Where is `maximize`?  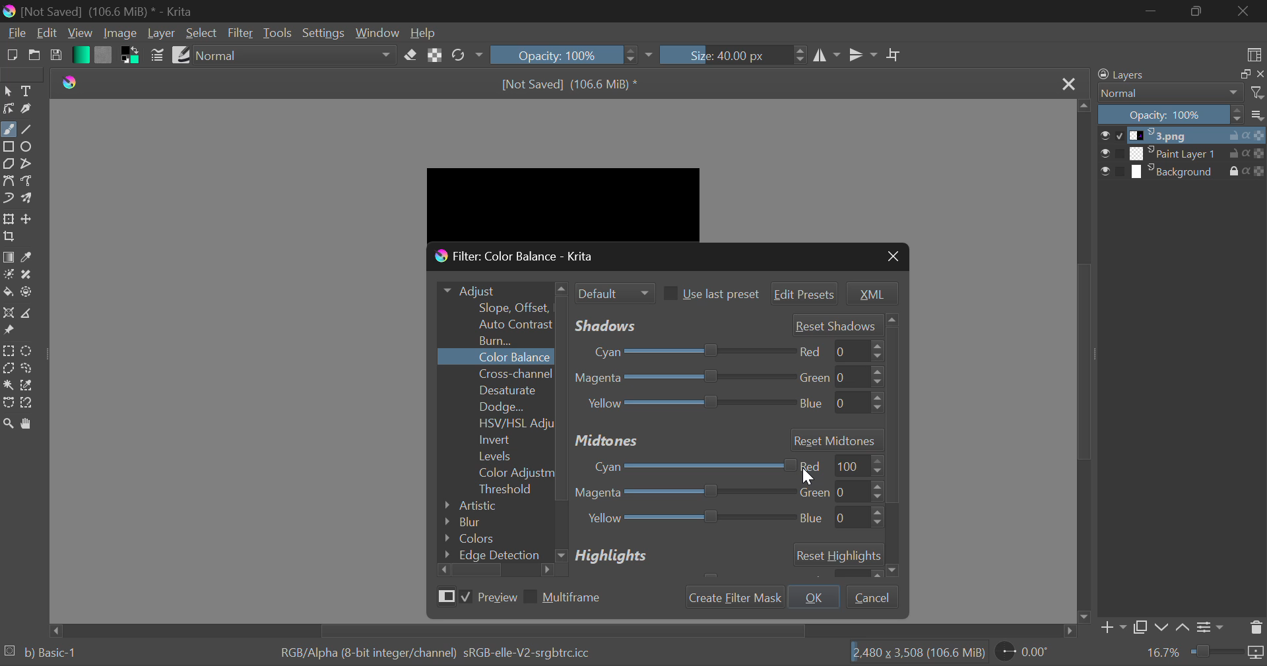 maximize is located at coordinates (1241, 76).